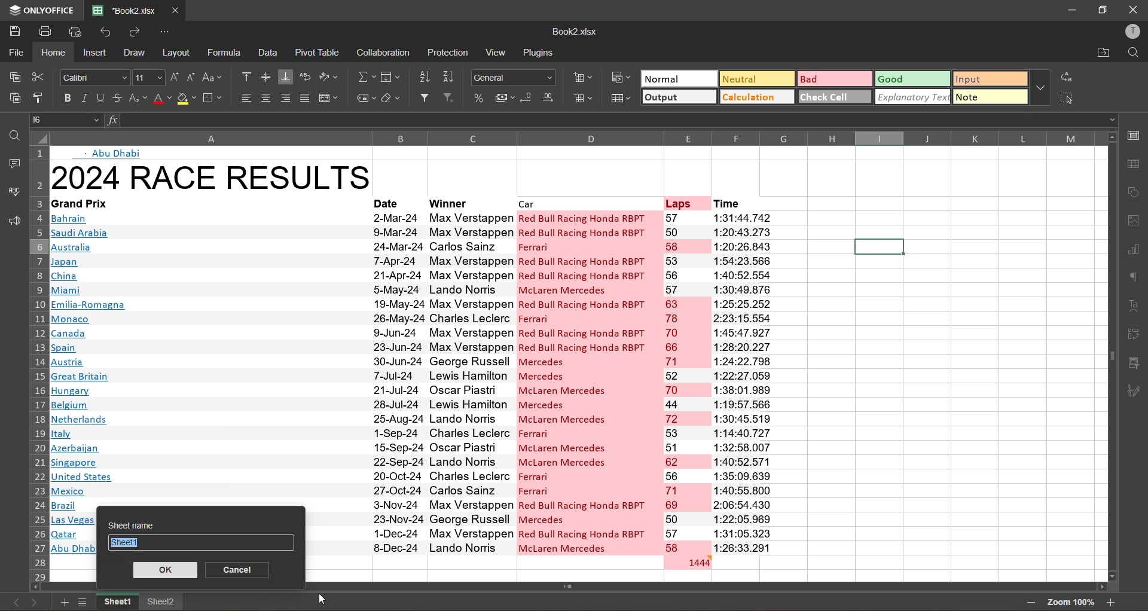 This screenshot has height=611, width=1148. What do you see at coordinates (330, 79) in the screenshot?
I see `orientation` at bounding box center [330, 79].